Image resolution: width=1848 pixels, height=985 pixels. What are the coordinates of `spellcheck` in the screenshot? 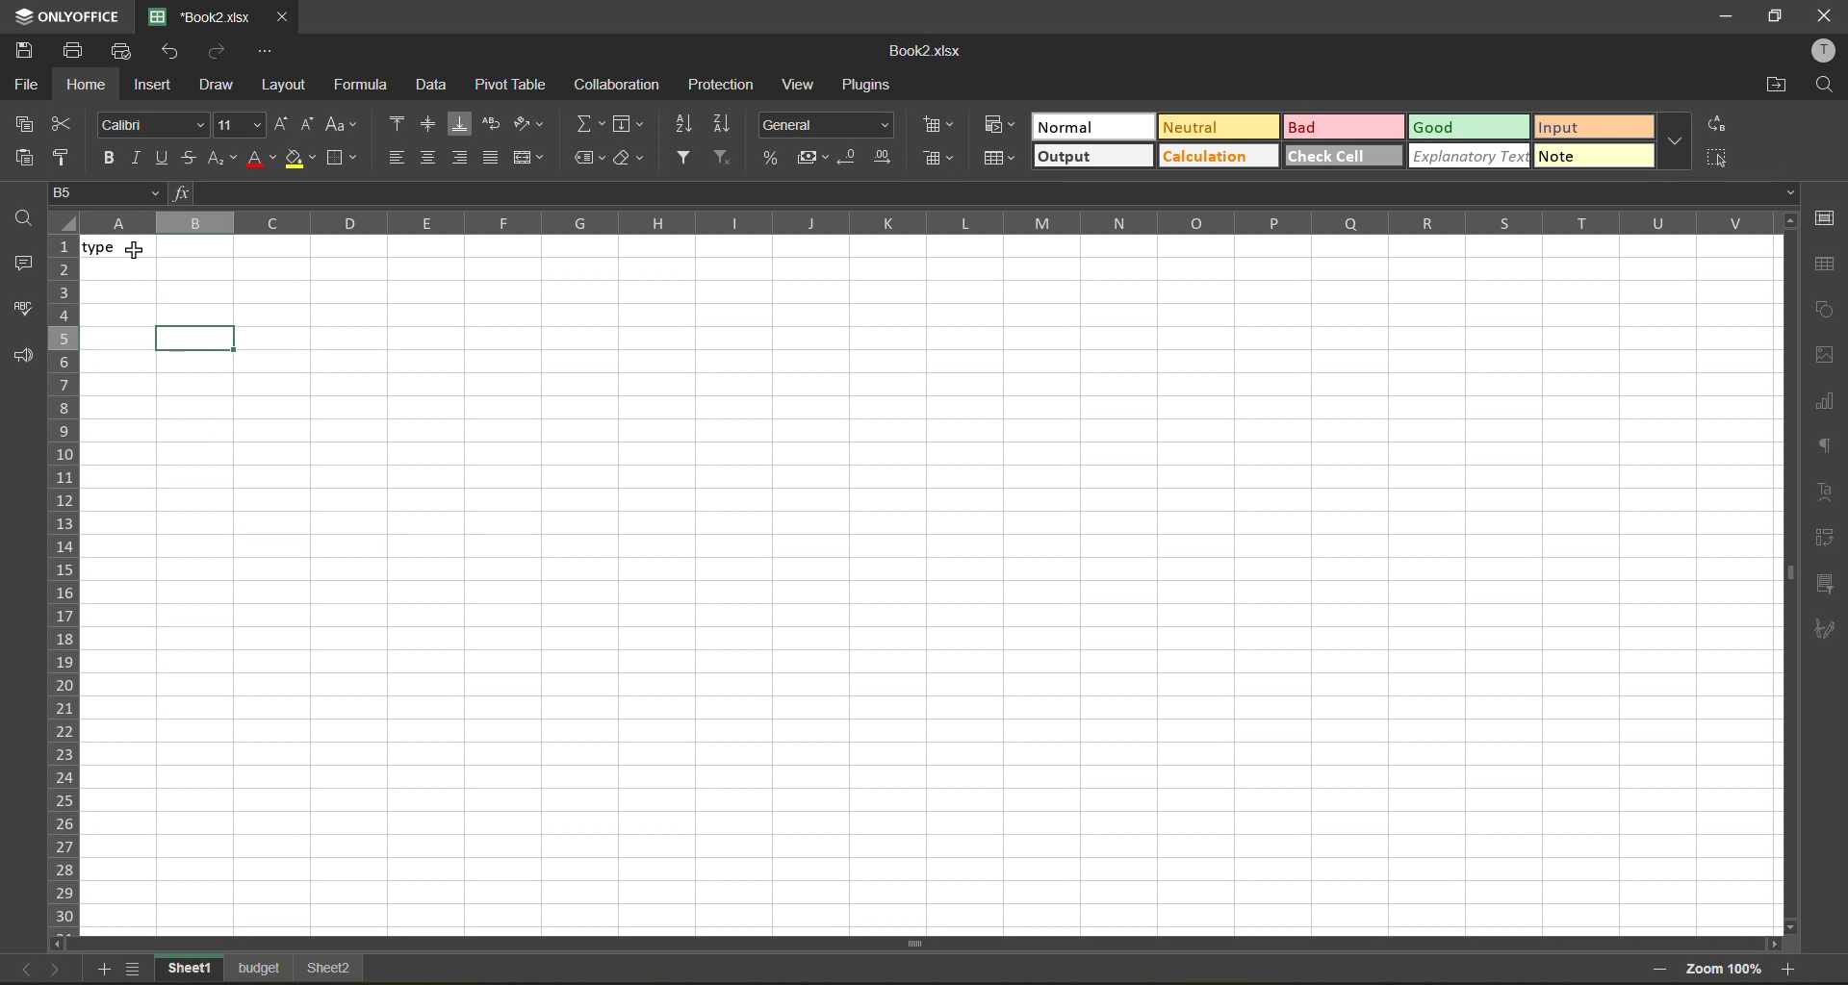 It's located at (26, 311).